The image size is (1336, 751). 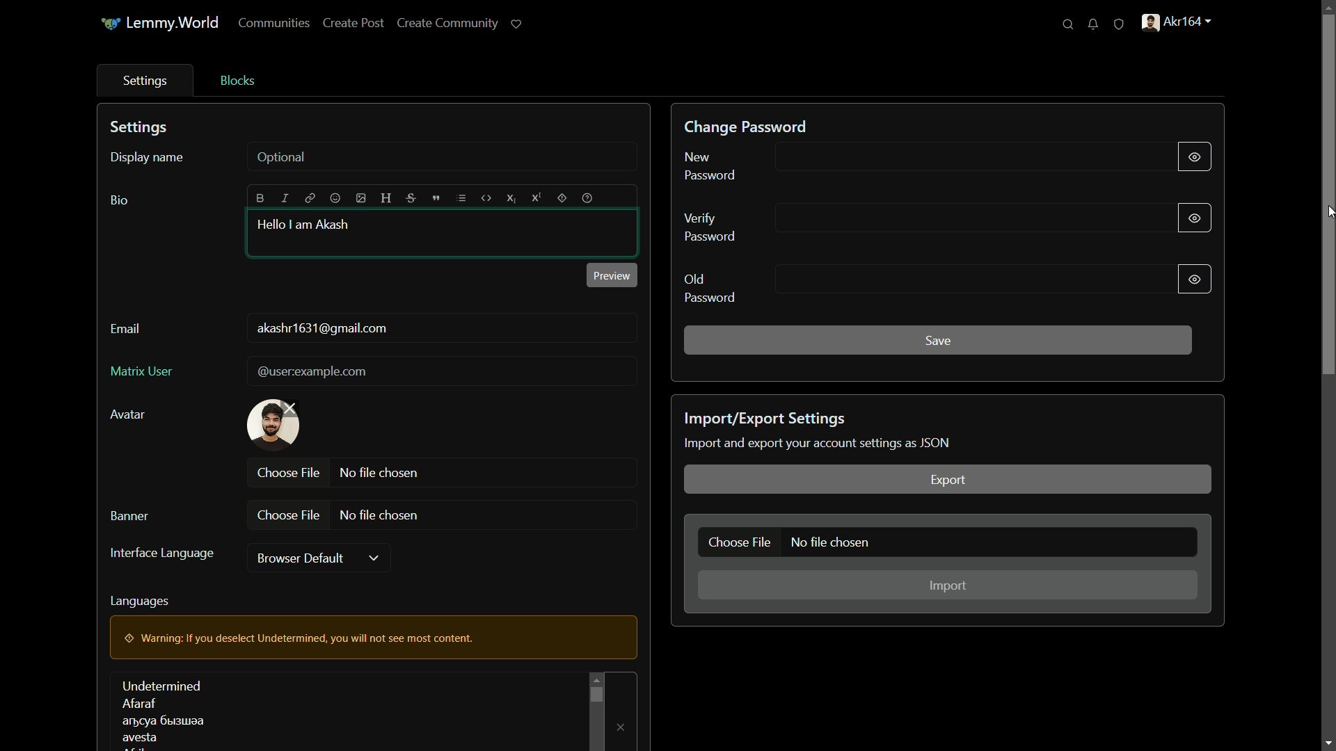 I want to click on export, so click(x=947, y=478).